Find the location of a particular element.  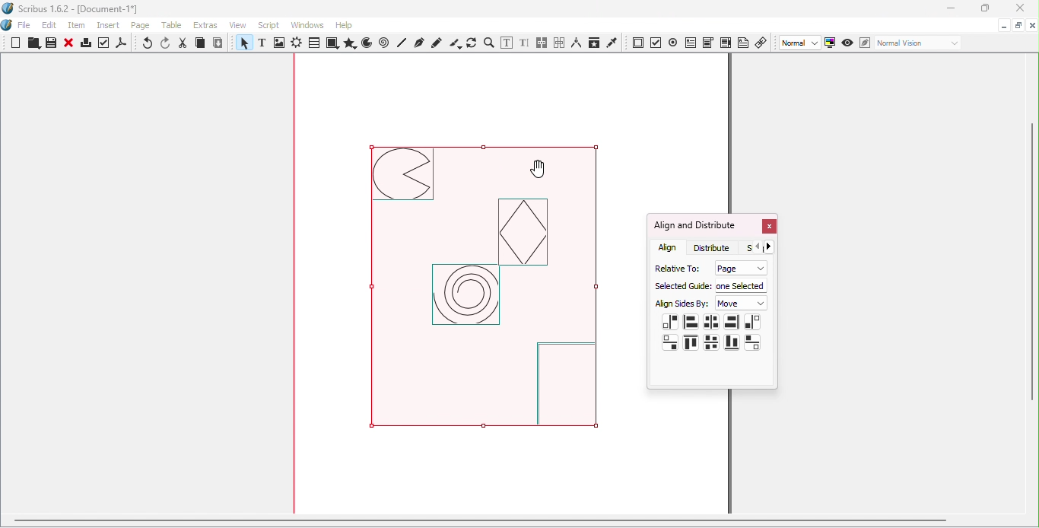

Rotate item is located at coordinates (472, 43).